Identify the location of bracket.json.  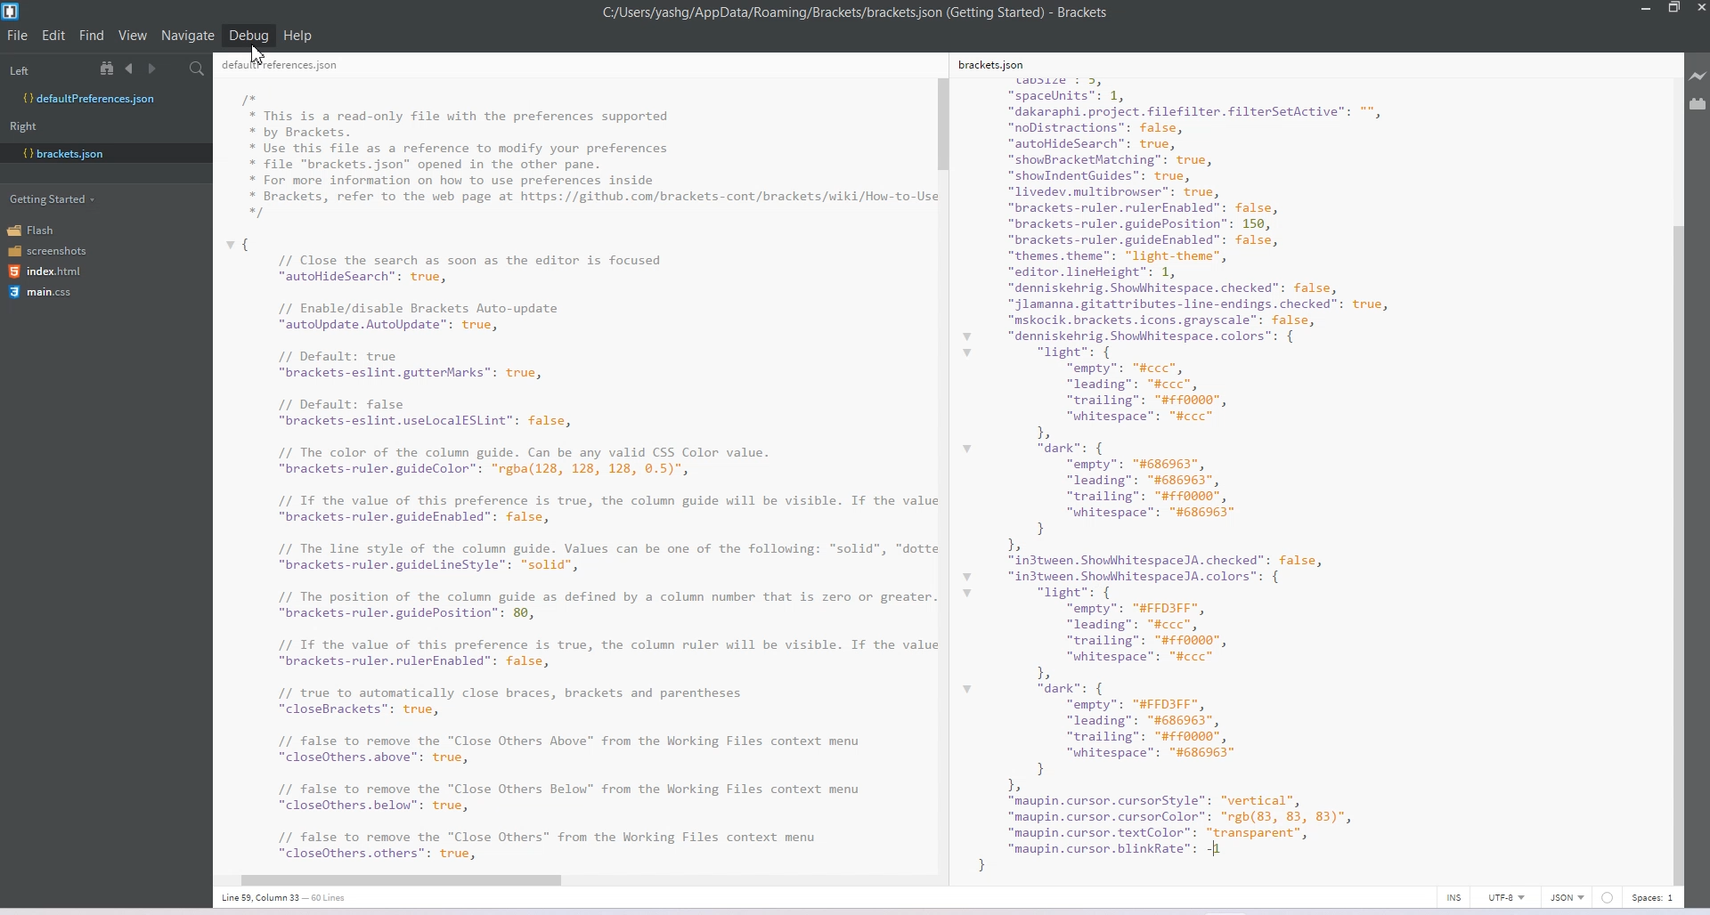
(102, 152).